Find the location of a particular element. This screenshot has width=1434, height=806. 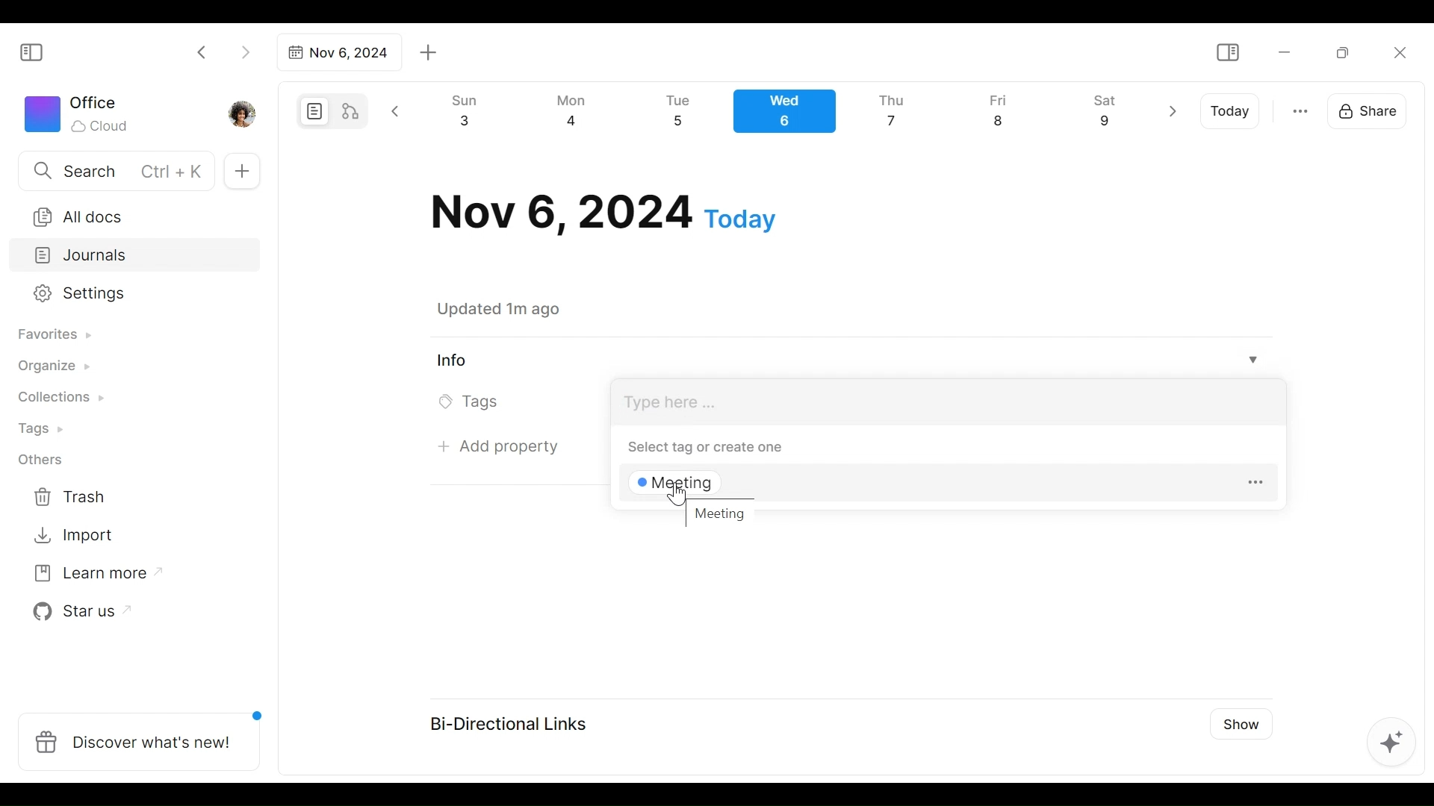

Profile photo is located at coordinates (243, 110).